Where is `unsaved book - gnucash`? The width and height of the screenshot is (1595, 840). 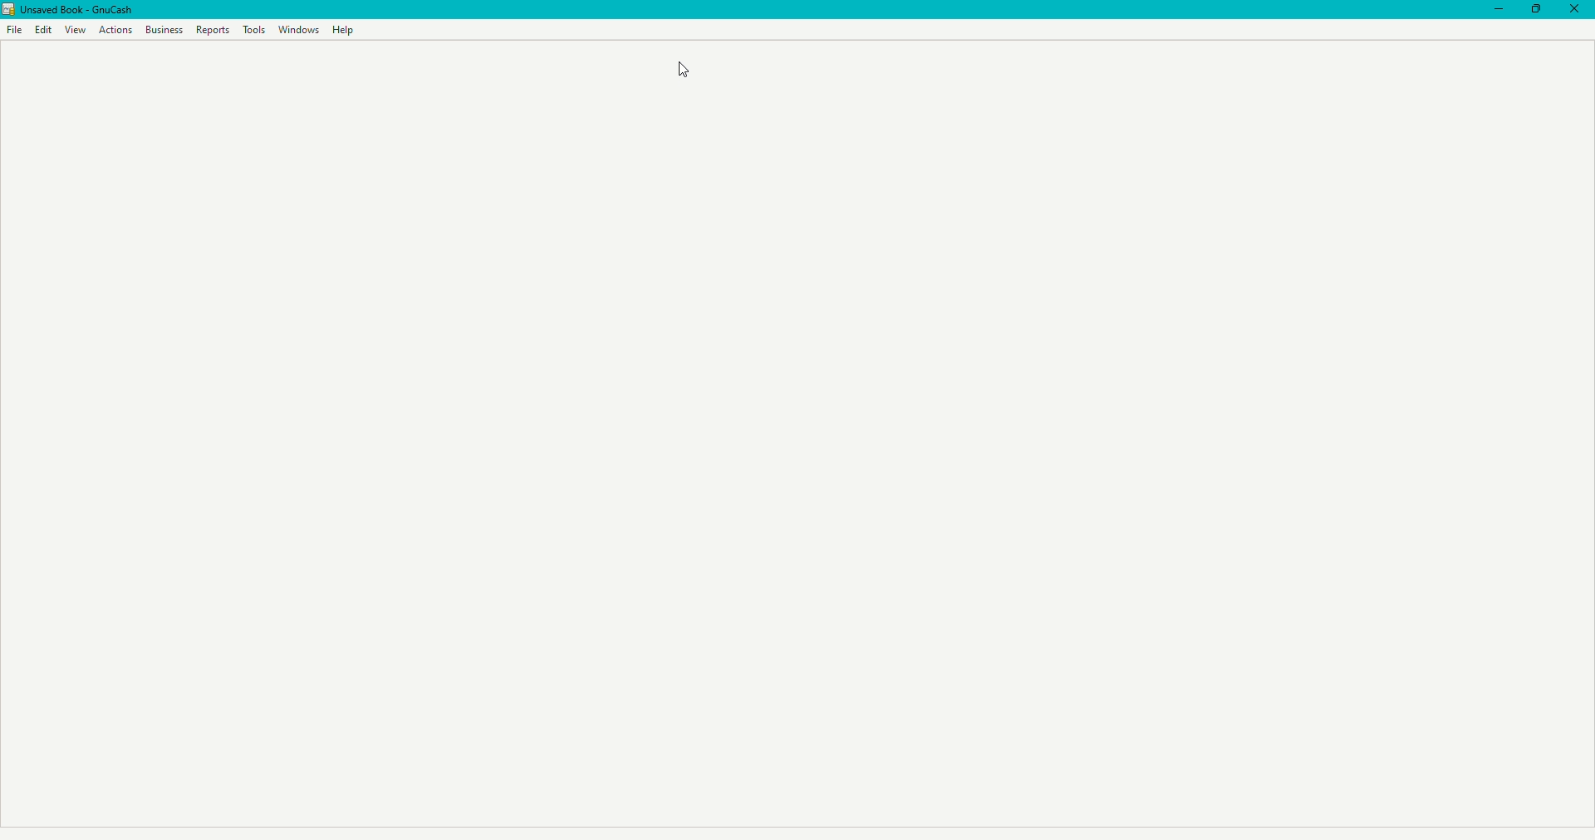 unsaved book - gnucash is located at coordinates (88, 8).